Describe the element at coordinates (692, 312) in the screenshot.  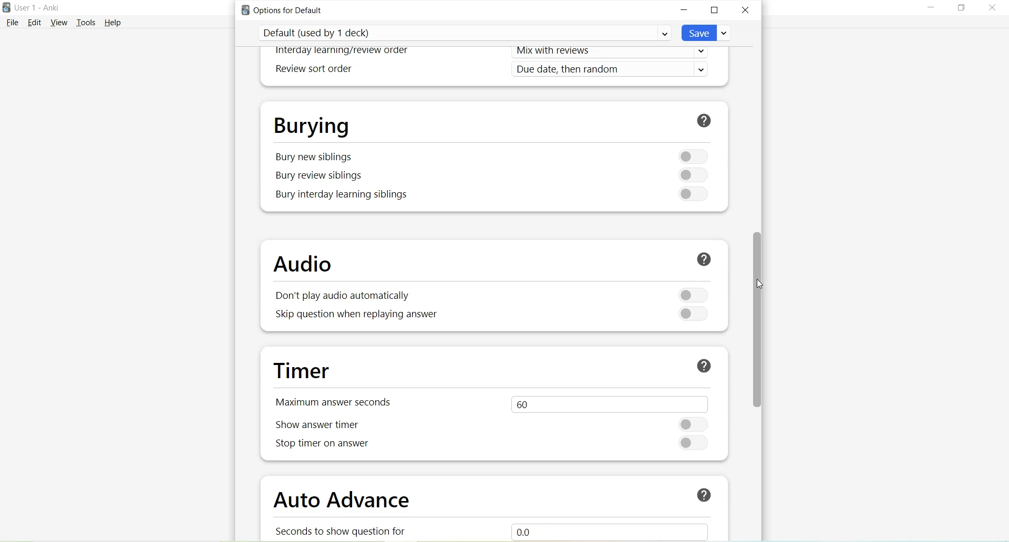
I see `Toggle` at that location.